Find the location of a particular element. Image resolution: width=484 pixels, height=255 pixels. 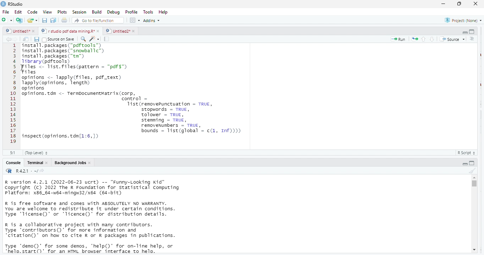

create a project is located at coordinates (19, 20).